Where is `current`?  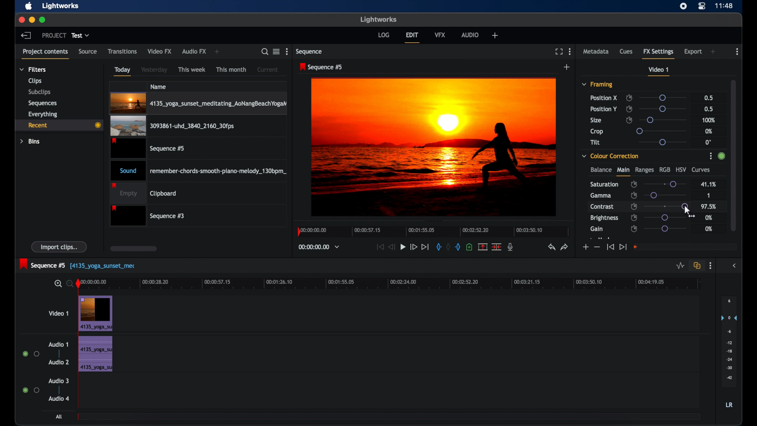
current is located at coordinates (268, 69).